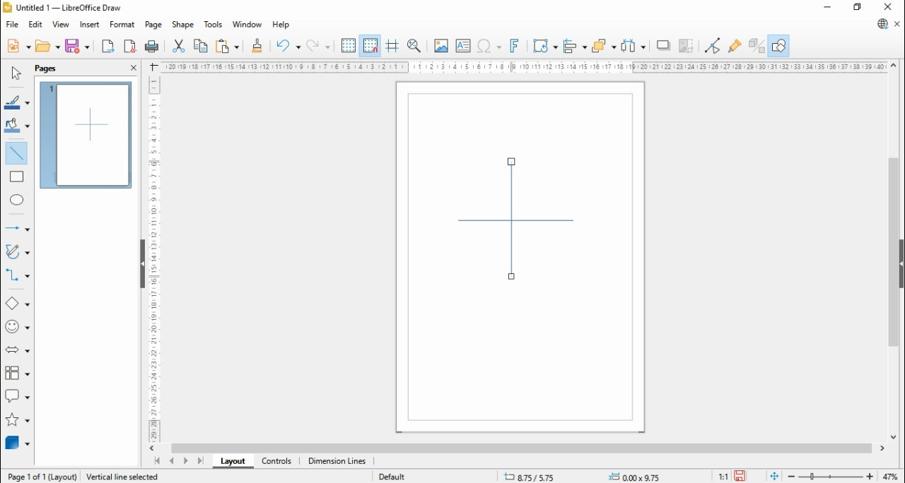 Image resolution: width=905 pixels, height=483 pixels. Describe the element at coordinates (11, 25) in the screenshot. I see `file` at that location.